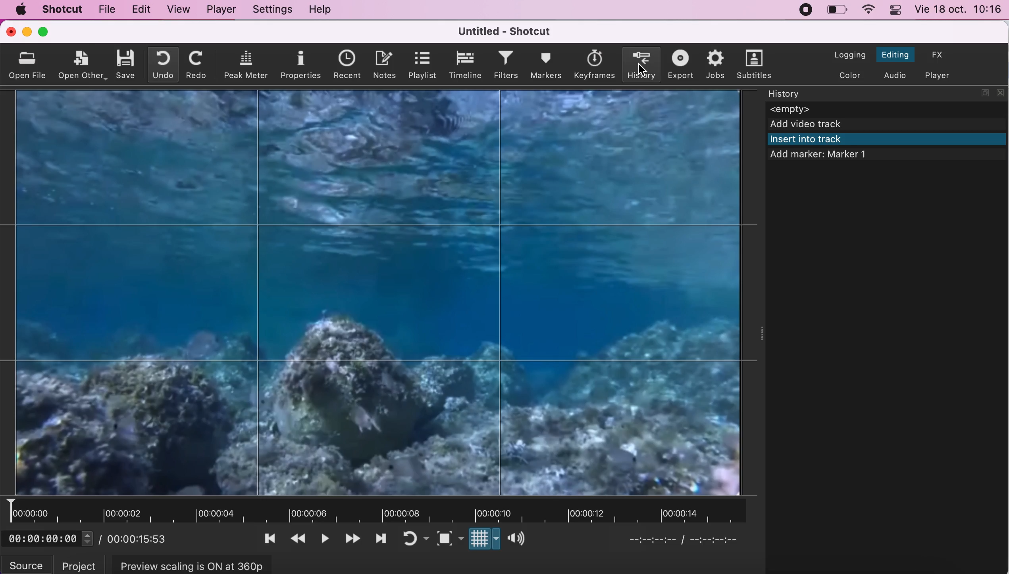  Describe the element at coordinates (179, 10) in the screenshot. I see `view` at that location.